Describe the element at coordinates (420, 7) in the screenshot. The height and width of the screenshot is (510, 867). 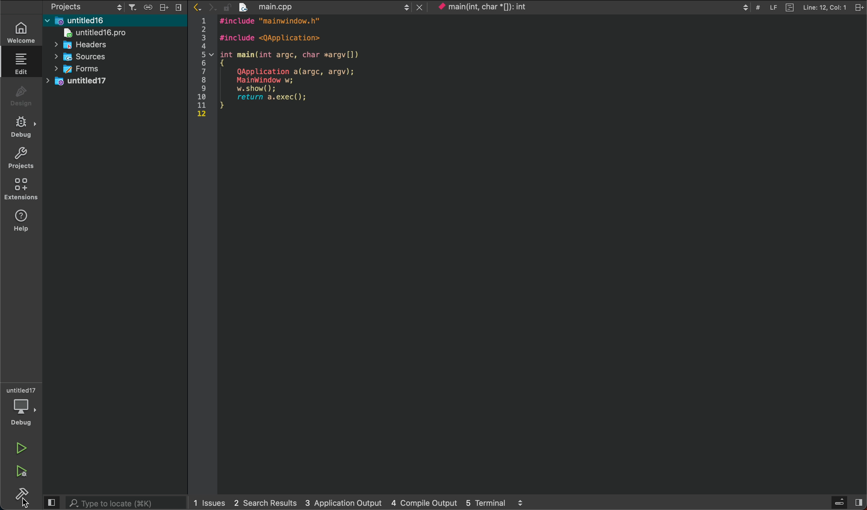
I see `close` at that location.